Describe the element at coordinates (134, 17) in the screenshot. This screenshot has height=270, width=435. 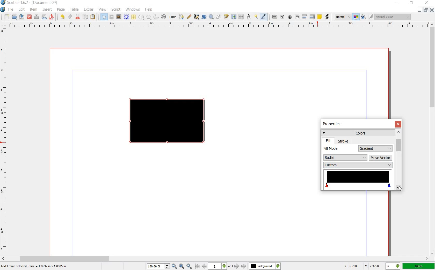
I see `table` at that location.